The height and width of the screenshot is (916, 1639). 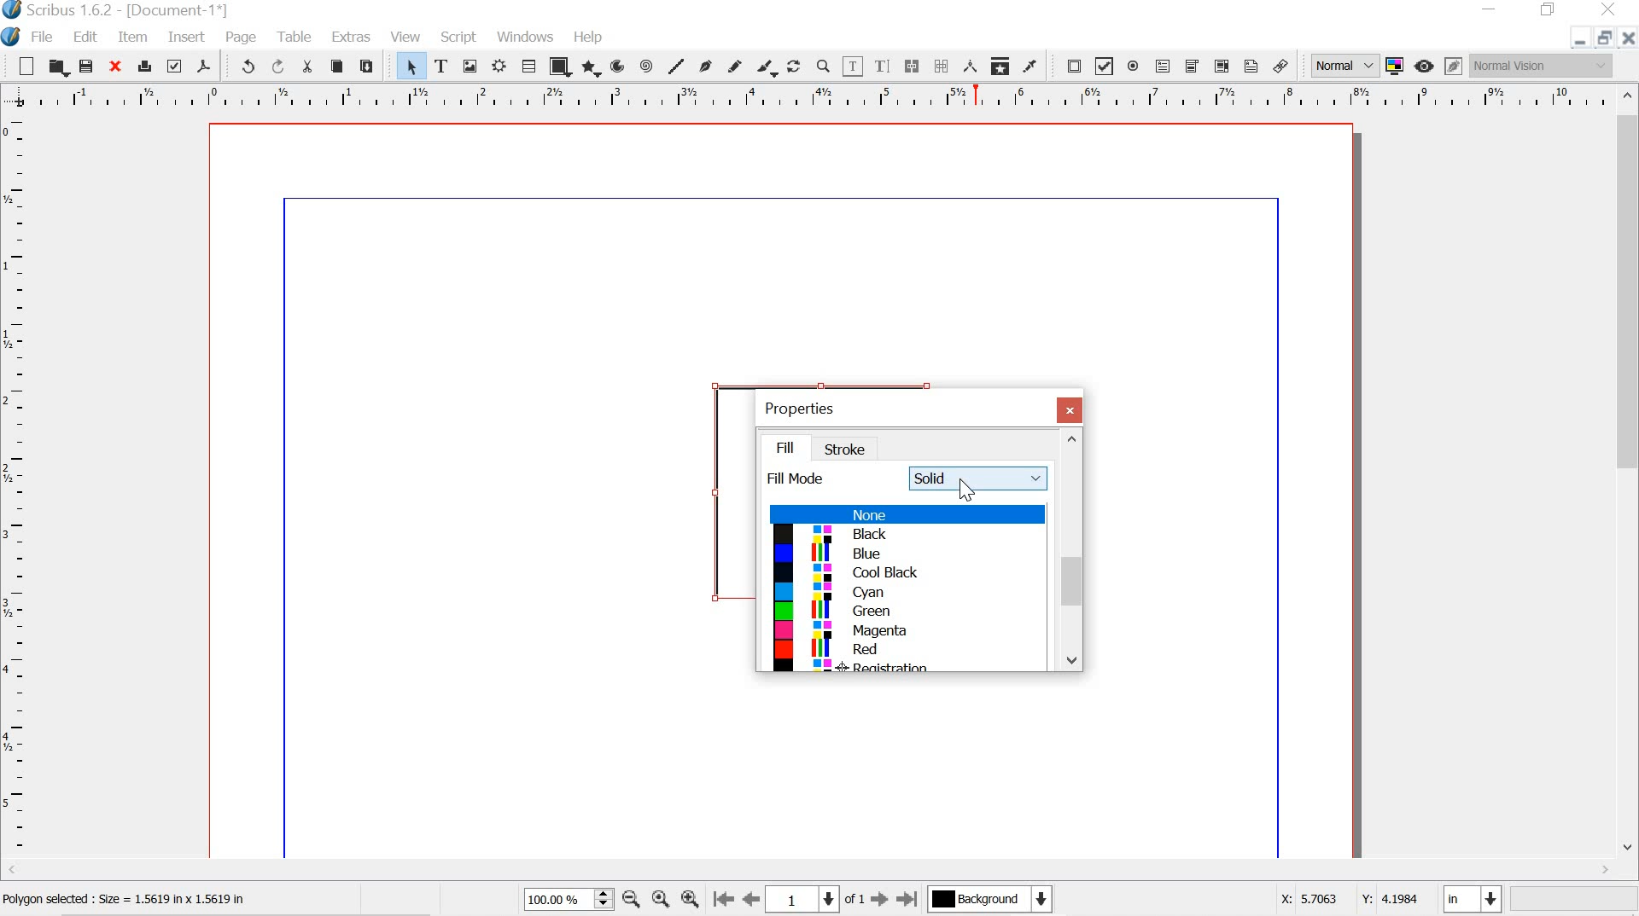 What do you see at coordinates (709, 486) in the screenshot?
I see `selected shape` at bounding box center [709, 486].